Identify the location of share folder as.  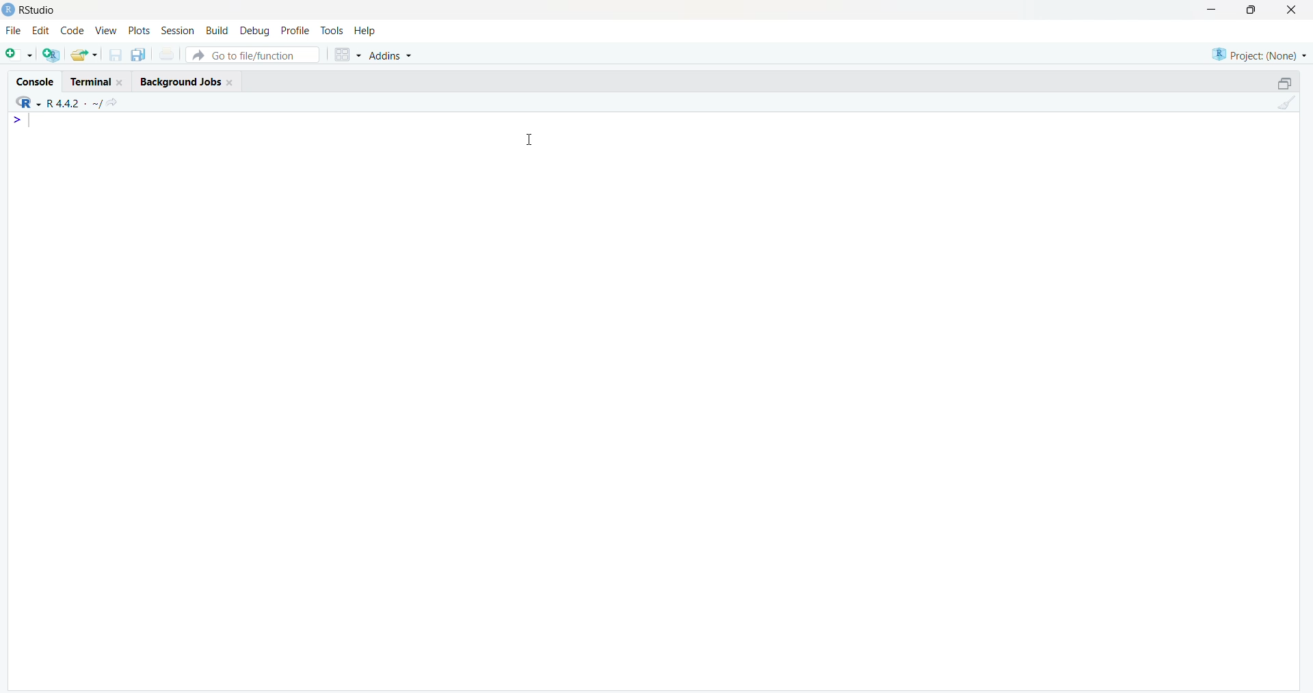
(85, 55).